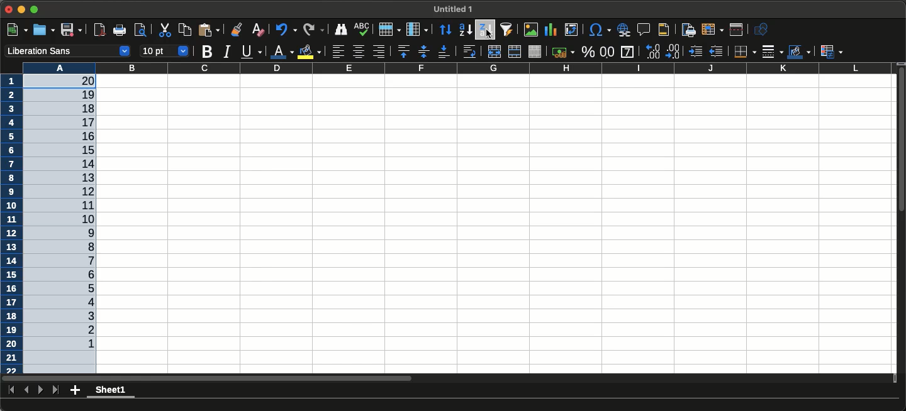 Image resolution: width=906 pixels, height=411 pixels. I want to click on Toggle print preview, so click(140, 30).